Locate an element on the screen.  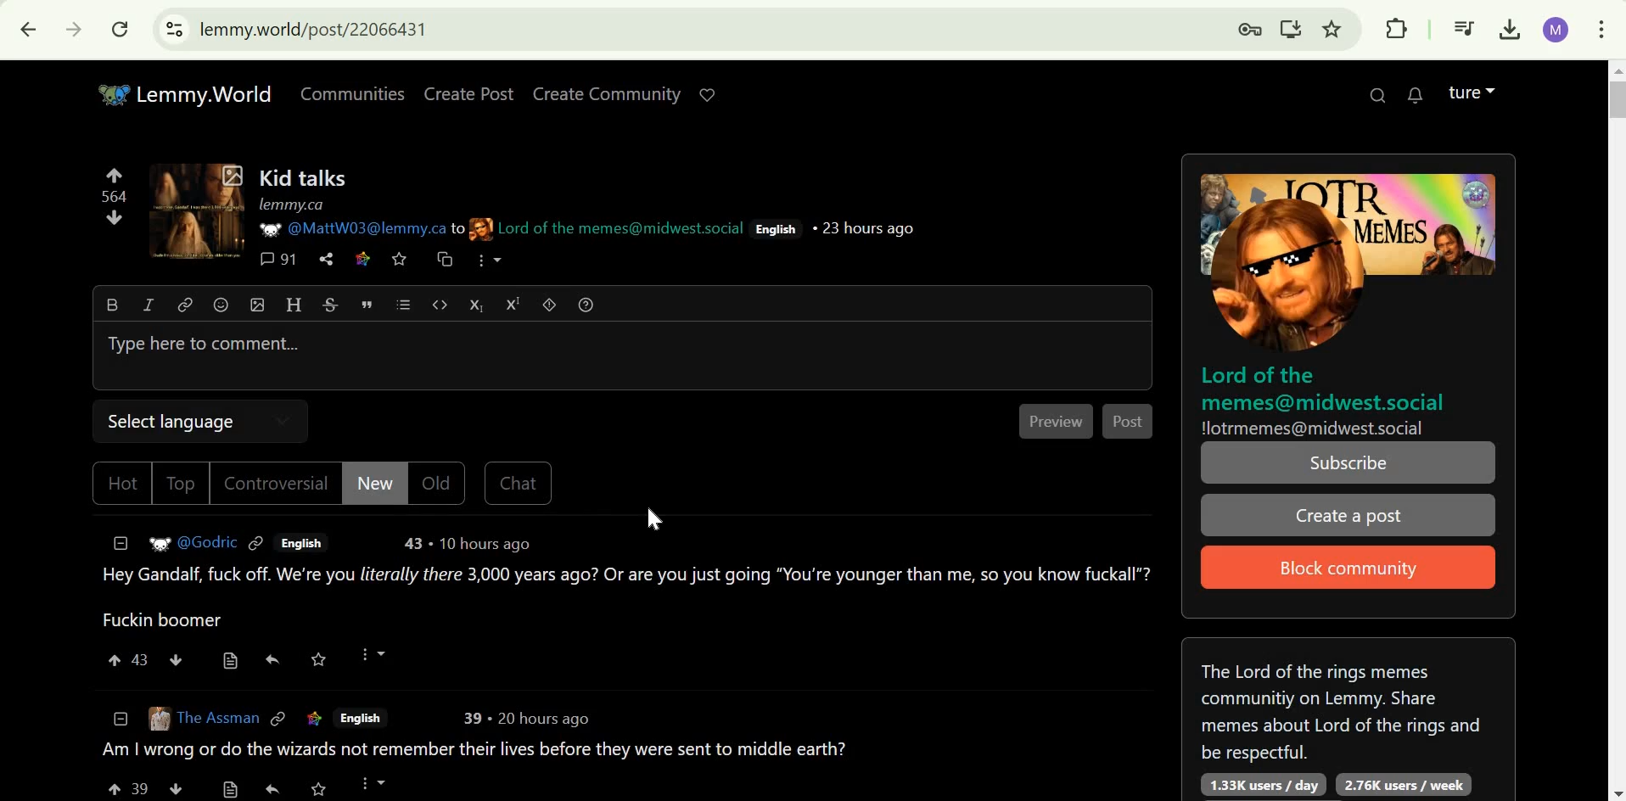
Search is located at coordinates (1376, 94).